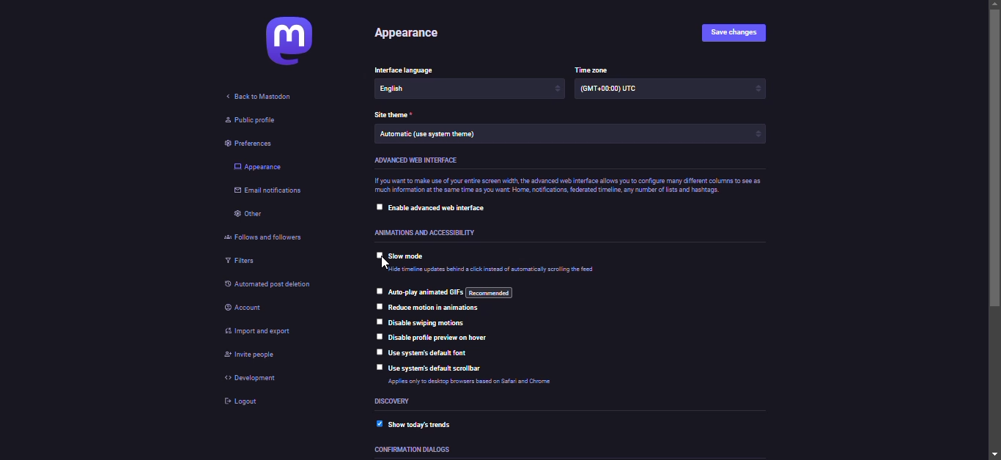 This screenshot has width=1001, height=460. Describe the element at coordinates (554, 186) in the screenshot. I see `if you want to make use of your entire screen  width, the advanced web interface allows you to configure many different columns to see as much information at the same time as you want Home, notifications, federated timeline, any number of lists and hashtags` at that location.